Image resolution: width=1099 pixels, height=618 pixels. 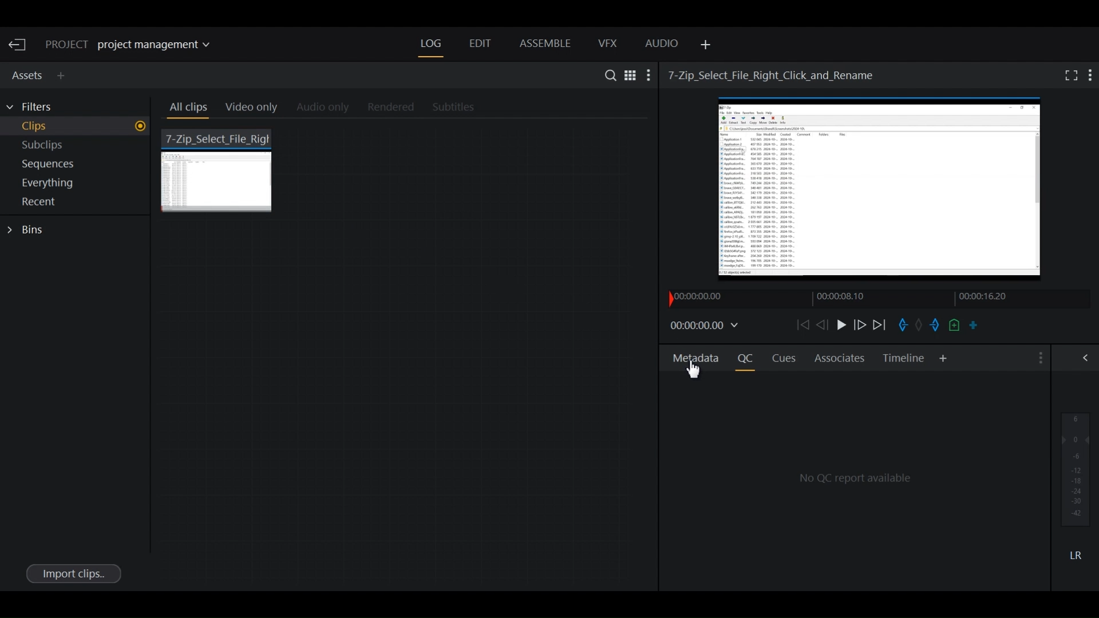 What do you see at coordinates (650, 75) in the screenshot?
I see `Show settings menu` at bounding box center [650, 75].